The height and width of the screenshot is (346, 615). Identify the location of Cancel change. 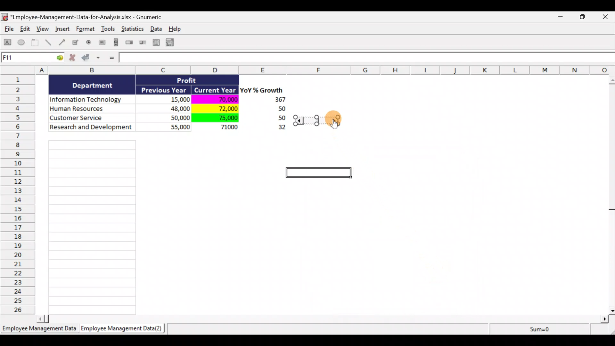
(74, 59).